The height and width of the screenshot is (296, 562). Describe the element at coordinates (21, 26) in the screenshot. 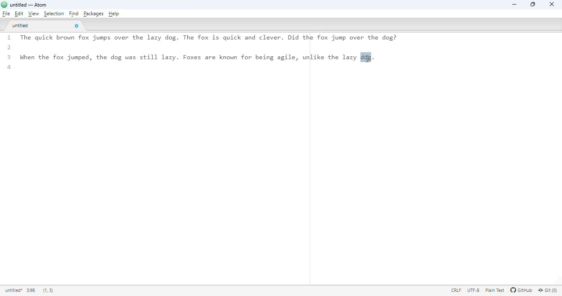

I see `untitled` at that location.